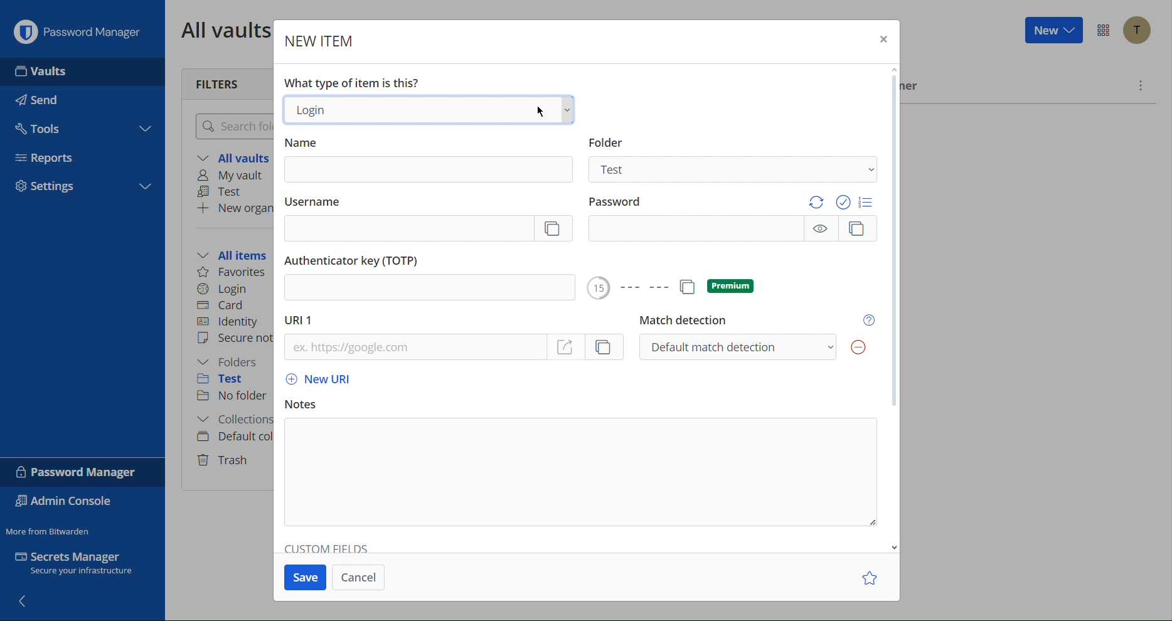 The image size is (1172, 621). I want to click on Vaults, so click(45, 69).